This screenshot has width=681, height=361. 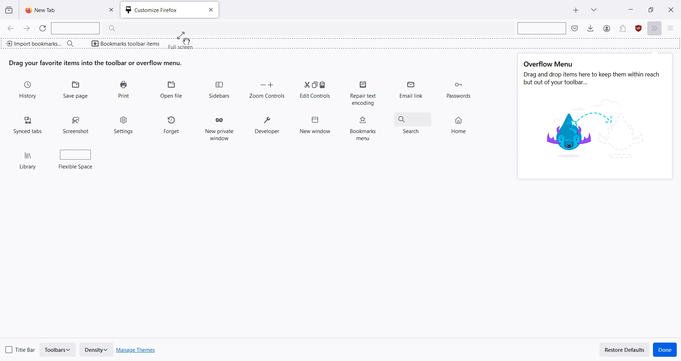 What do you see at coordinates (27, 28) in the screenshot?
I see `Go Forward one page ` at bounding box center [27, 28].